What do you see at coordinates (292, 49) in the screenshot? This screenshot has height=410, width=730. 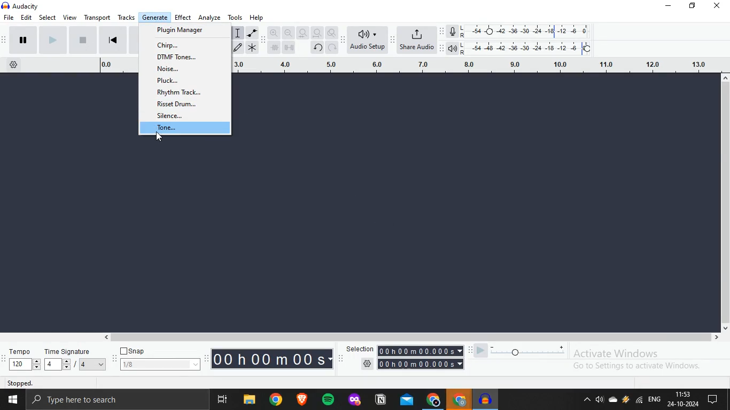 I see `Multi time shift` at bounding box center [292, 49].